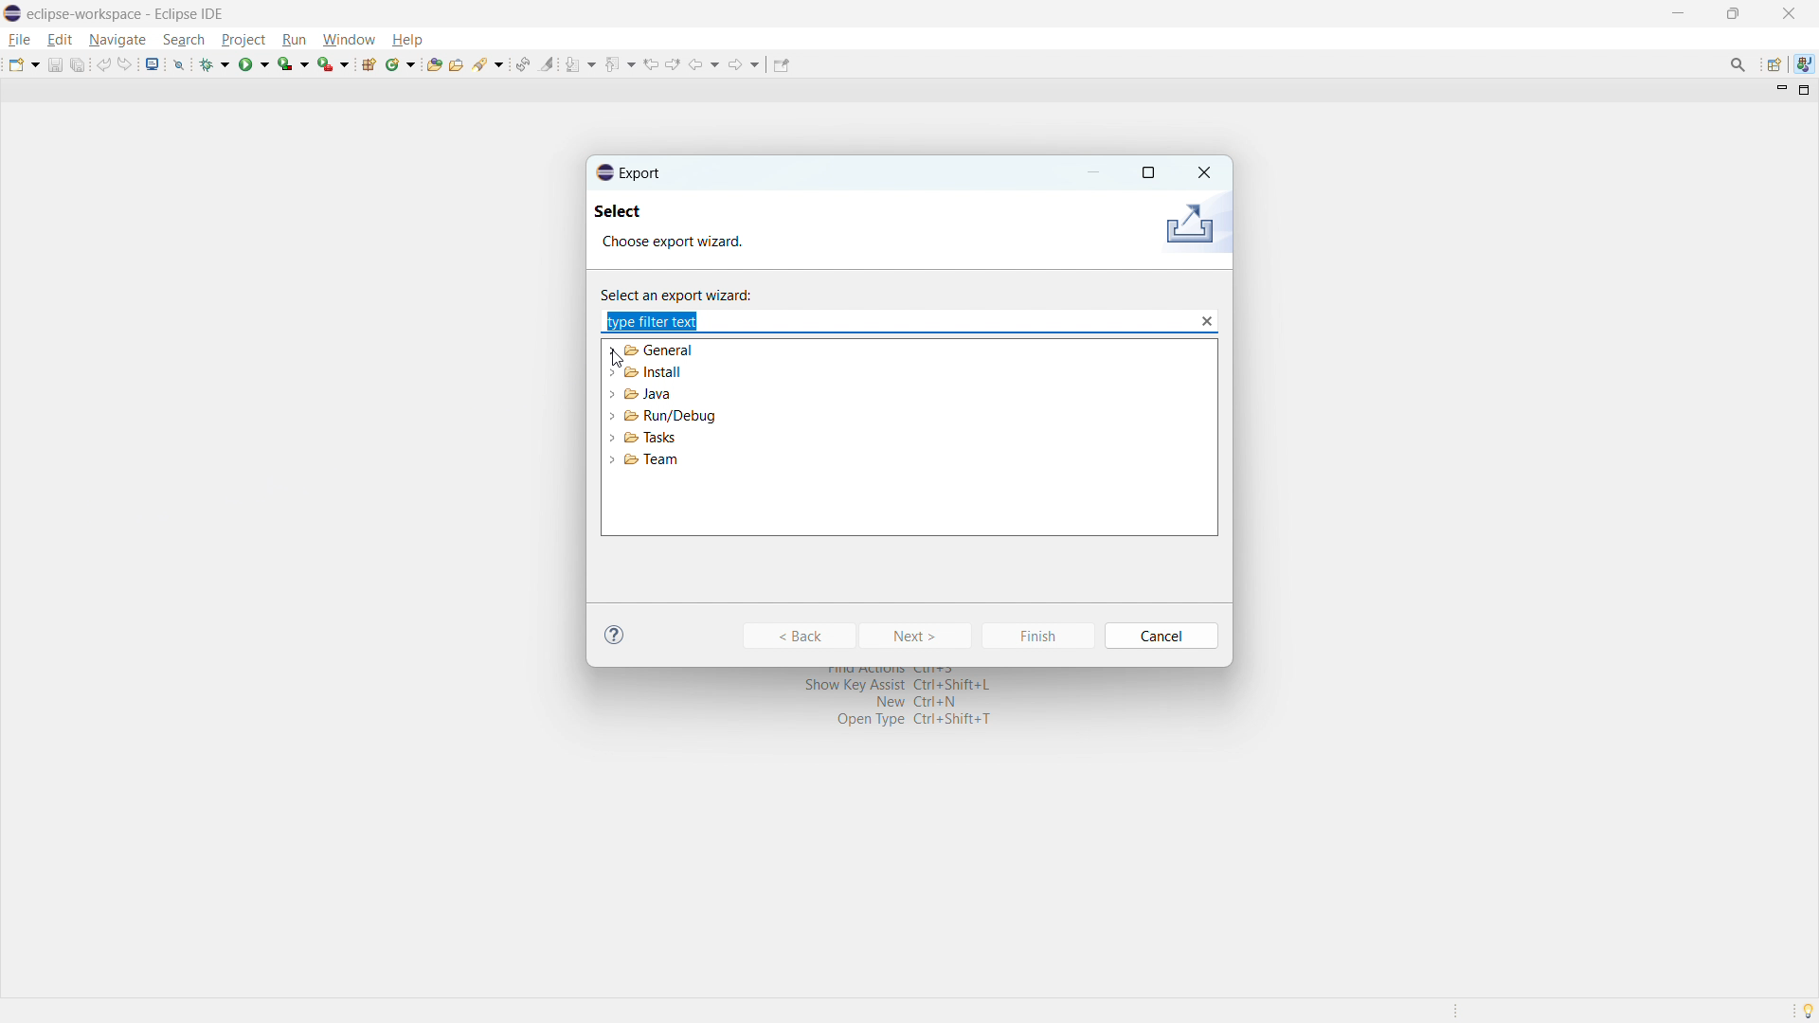 This screenshot has height=1023, width=1819. Describe the element at coordinates (661, 350) in the screenshot. I see `general` at that location.